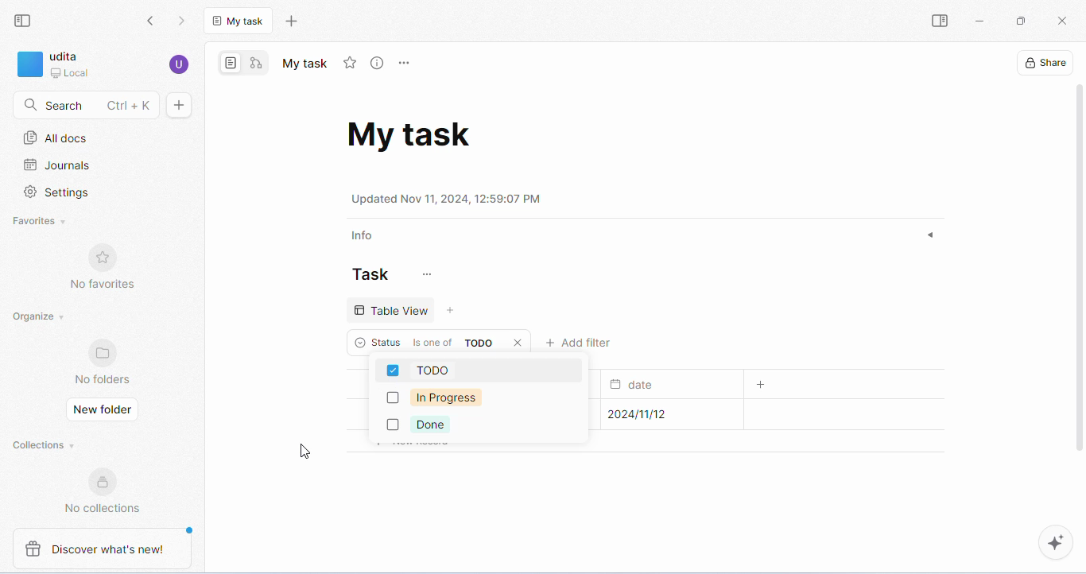 This screenshot has width=1086, height=574. What do you see at coordinates (410, 133) in the screenshot?
I see `task doc name` at bounding box center [410, 133].